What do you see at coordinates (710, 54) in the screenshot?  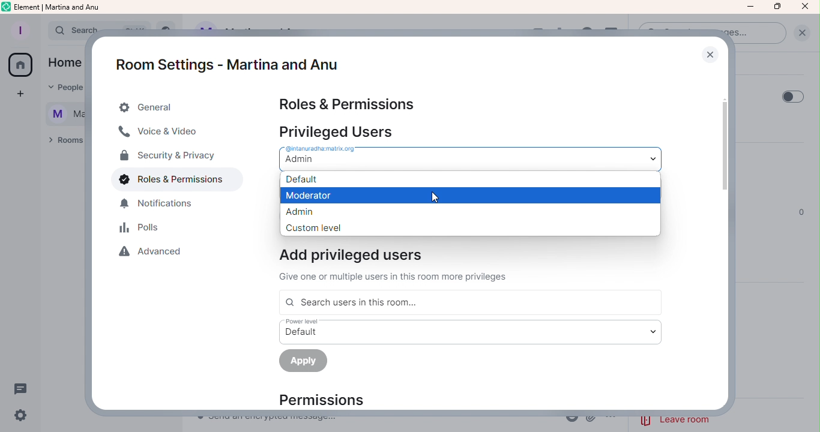 I see `Close` at bounding box center [710, 54].